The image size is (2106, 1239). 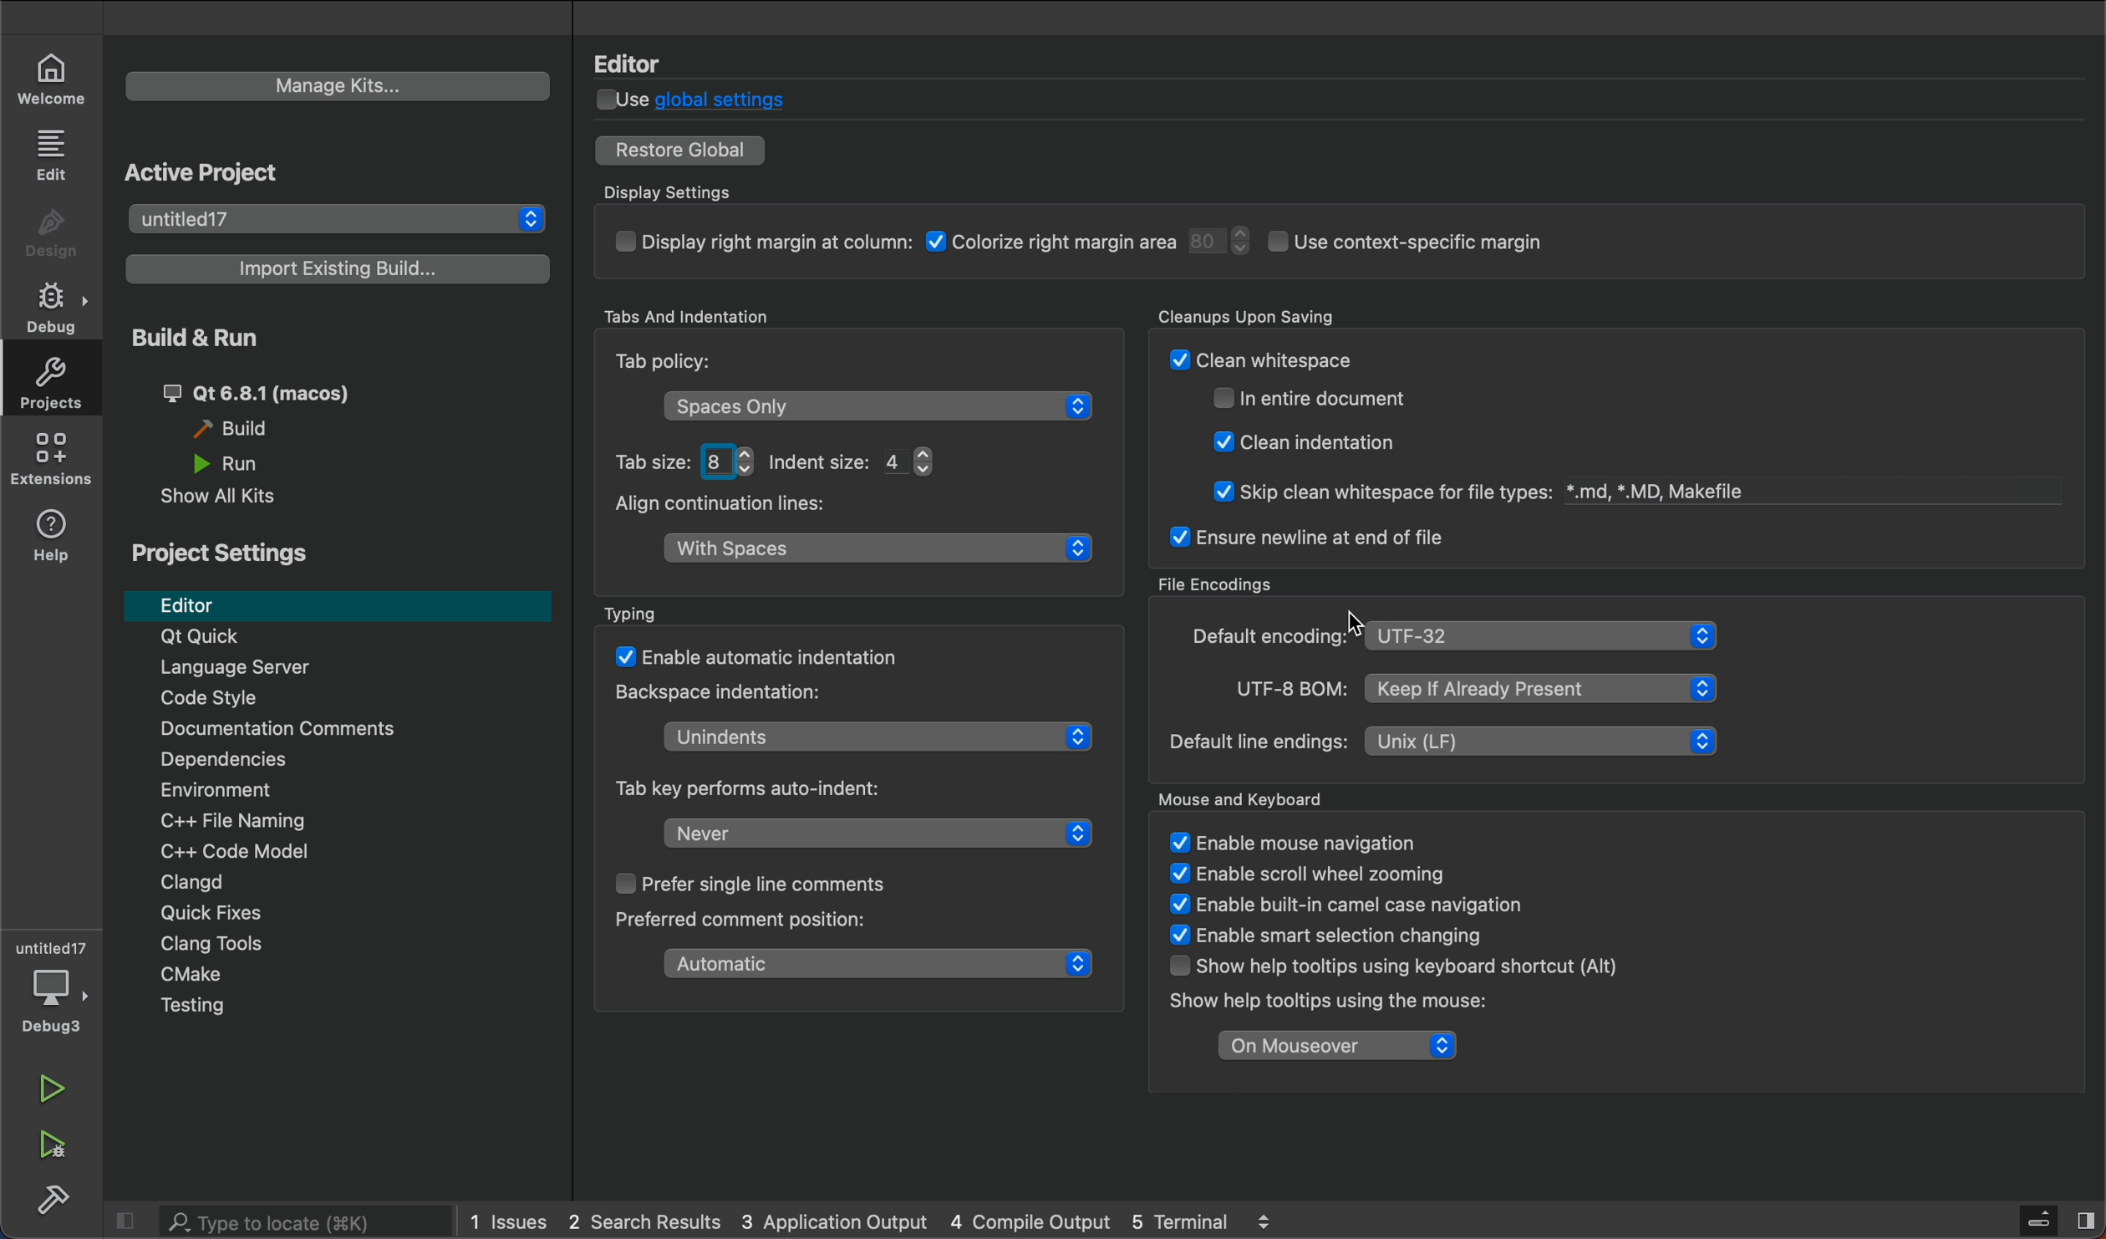 I want to click on WT LHaVie oltial L oFiTL Uv Llhaliginiy
Show help tooltips using keyboard shortcut (Alt), so click(x=1389, y=967).